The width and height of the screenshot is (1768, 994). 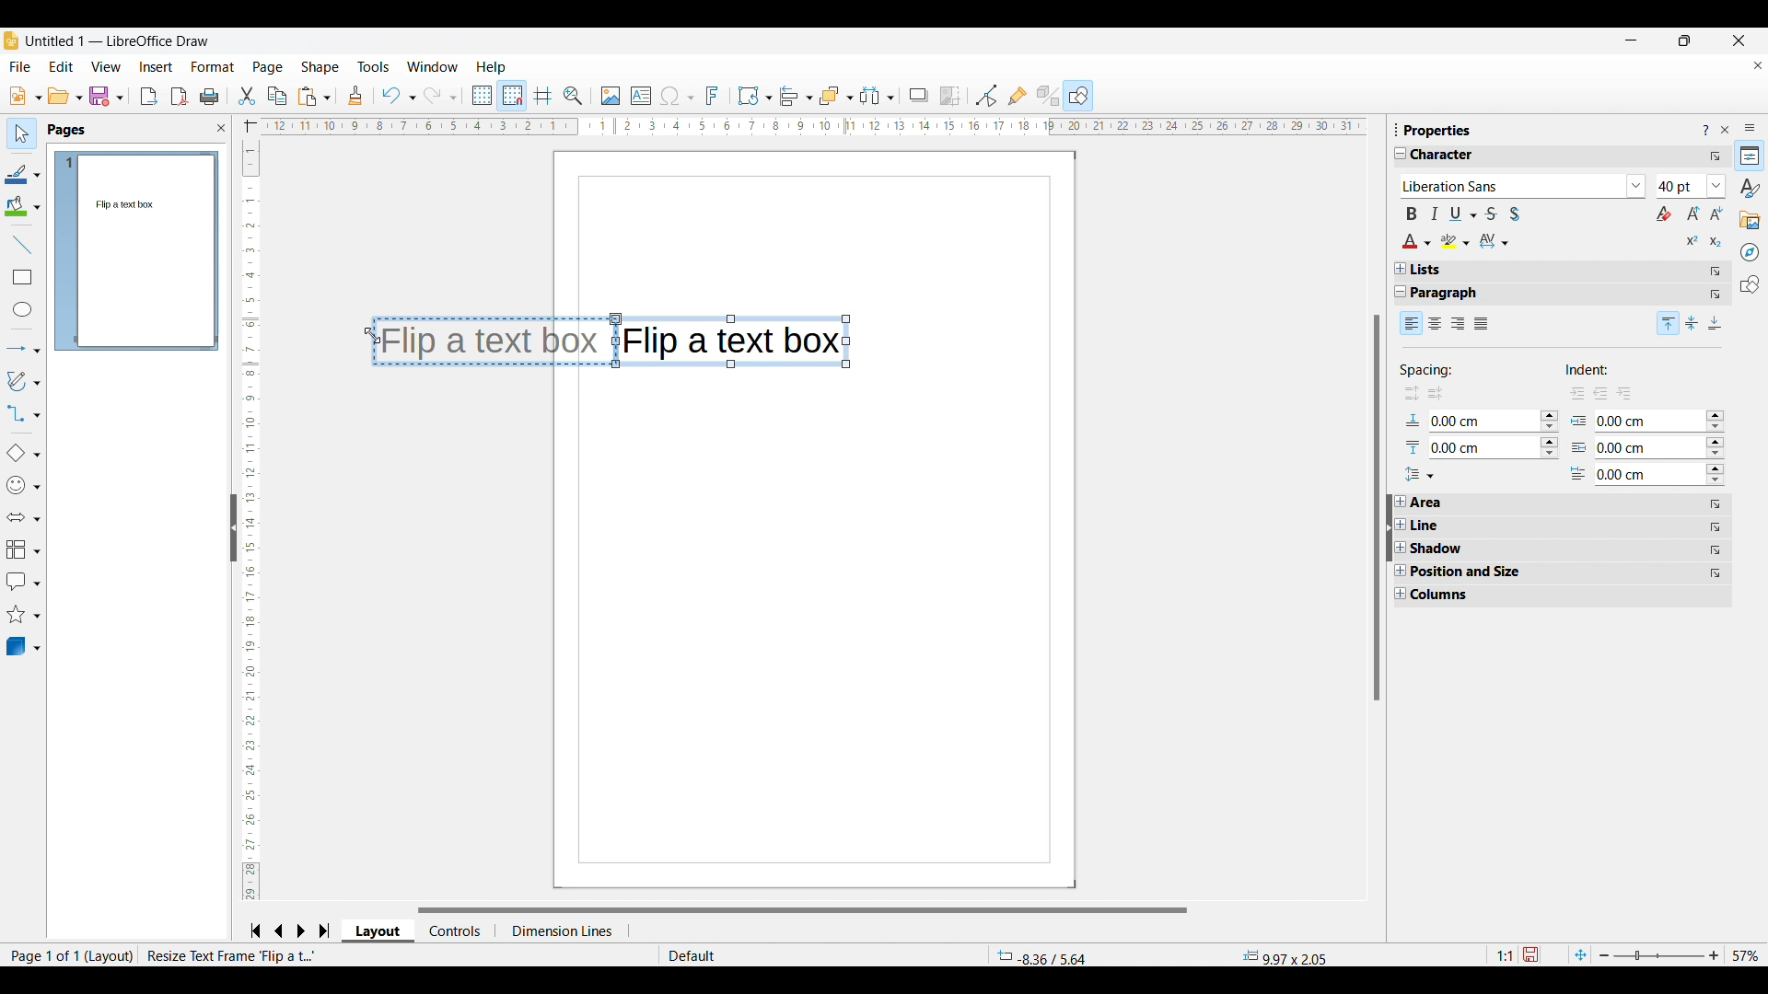 What do you see at coordinates (877, 97) in the screenshot?
I see `Select at least three objects to distribute` at bounding box center [877, 97].